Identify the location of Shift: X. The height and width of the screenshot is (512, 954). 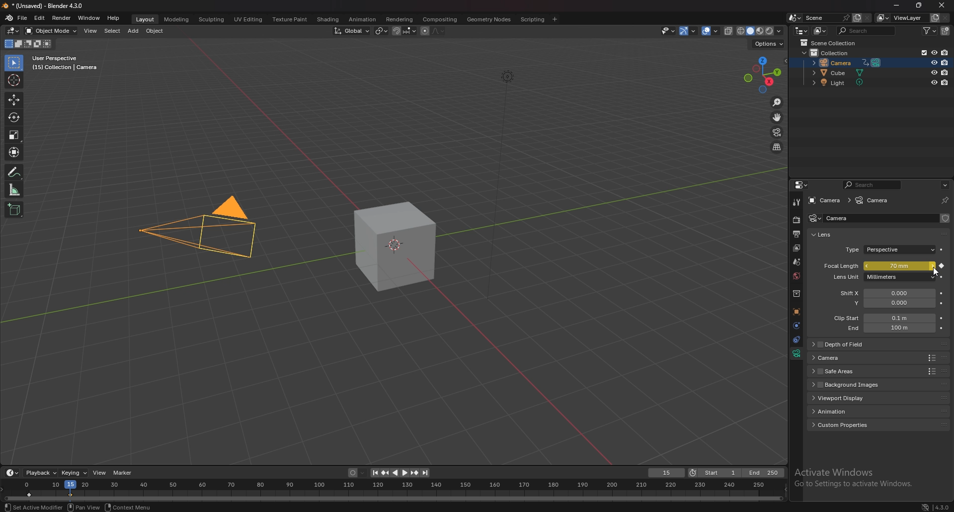
(886, 294).